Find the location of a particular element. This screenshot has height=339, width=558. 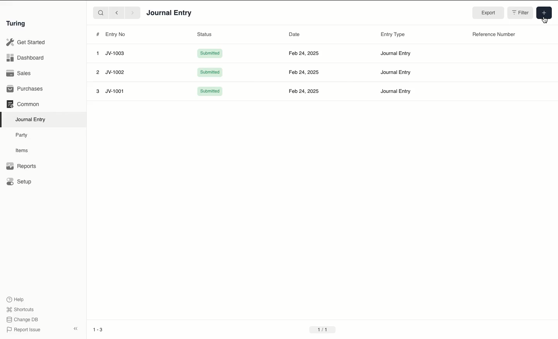

Journal Entry is located at coordinates (395, 91).